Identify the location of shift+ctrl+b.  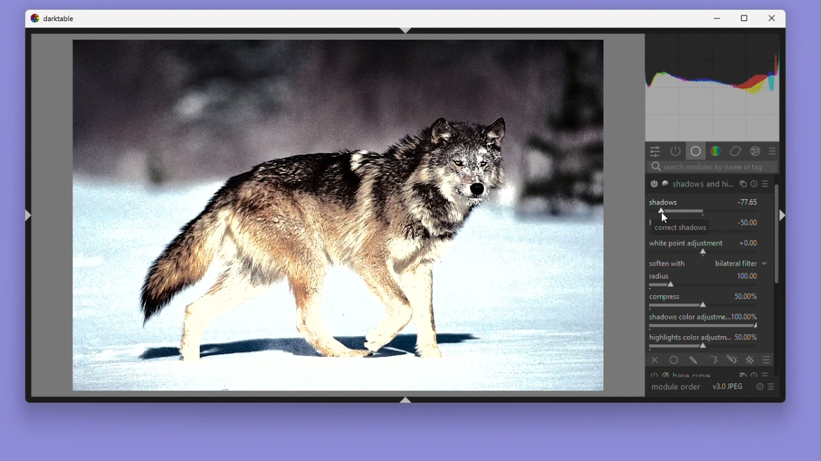
(407, 400).